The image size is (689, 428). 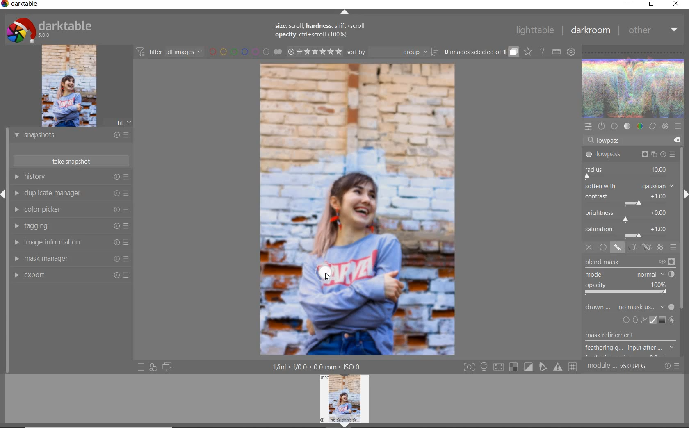 I want to click on brush, so click(x=325, y=271).